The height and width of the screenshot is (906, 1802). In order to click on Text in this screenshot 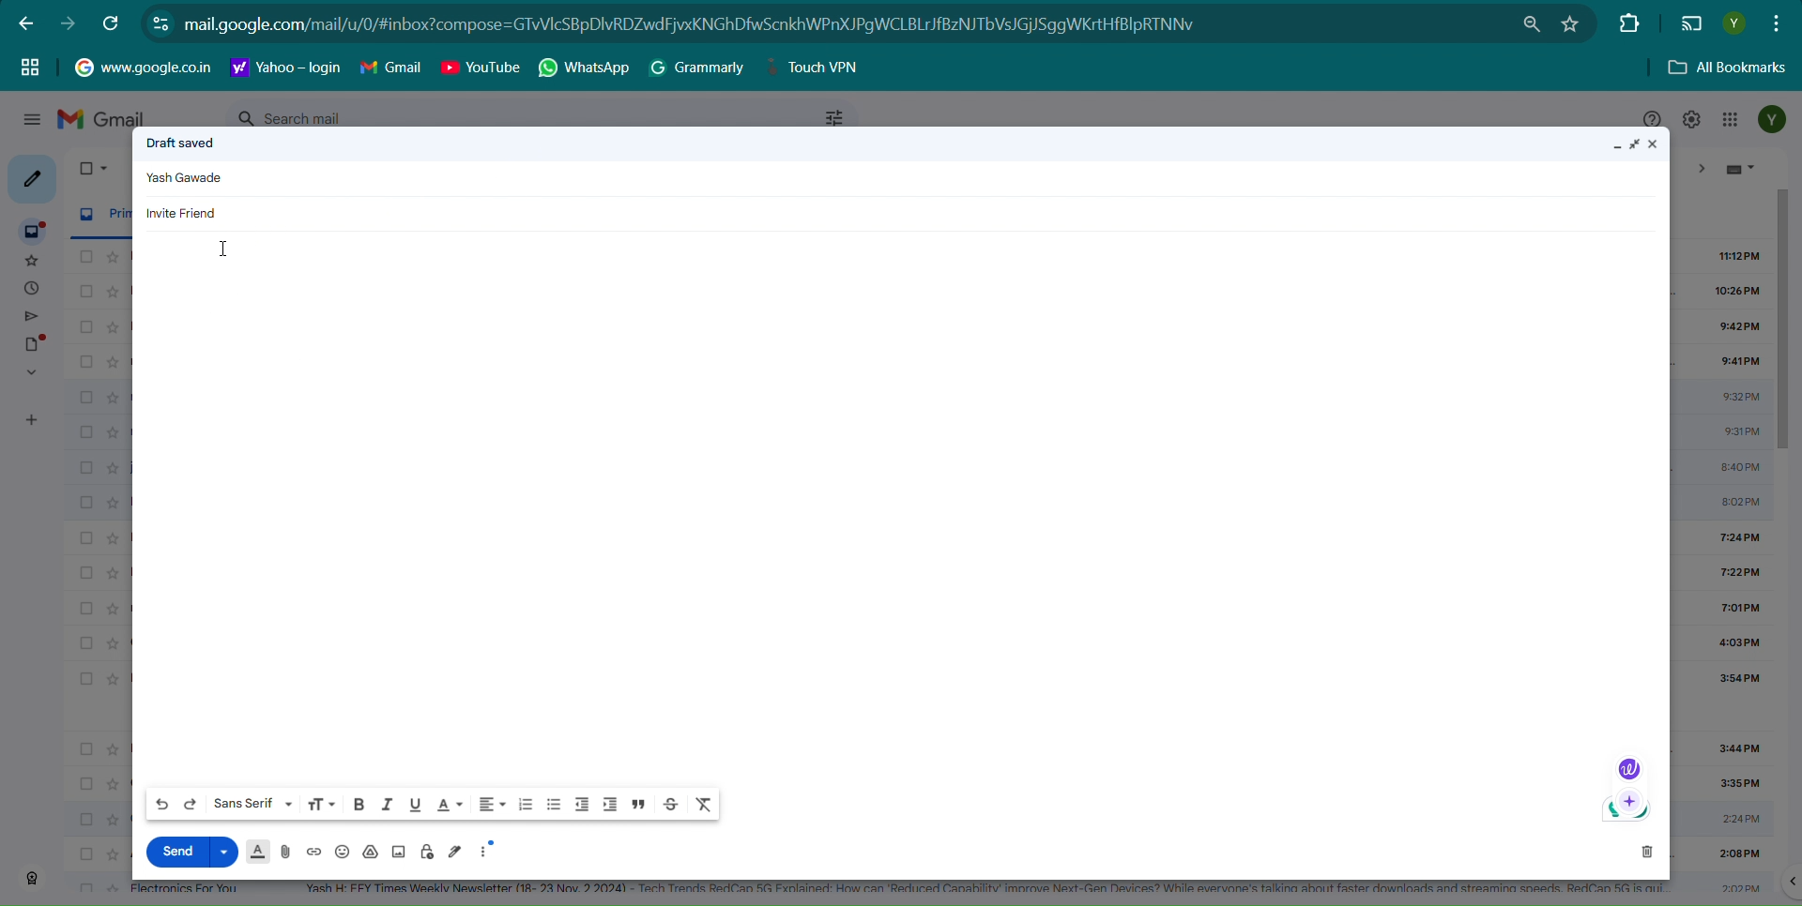, I will do `click(189, 179)`.